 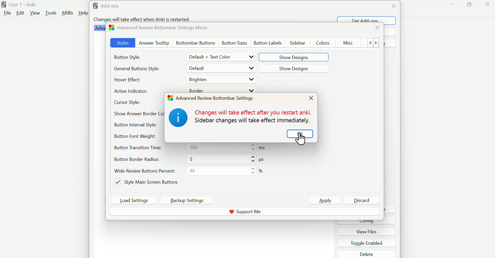 What do you see at coordinates (225, 159) in the screenshot?
I see `5 px` at bounding box center [225, 159].